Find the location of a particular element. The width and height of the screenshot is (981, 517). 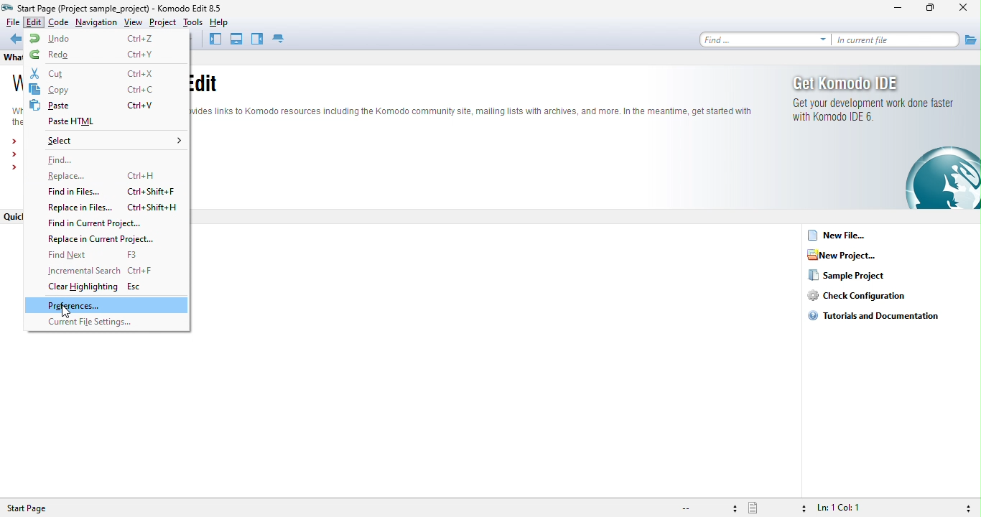

get your development work done faster with komodo ide 6 is located at coordinates (876, 113).